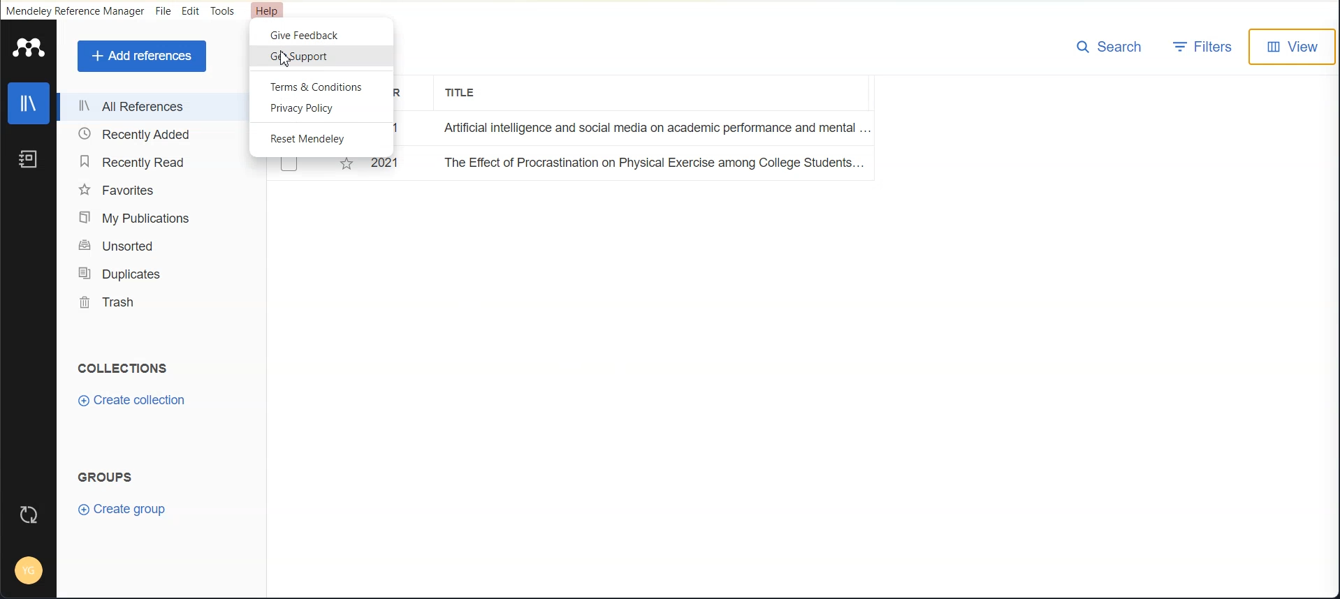 This screenshot has height=599, width=1340. Describe the element at coordinates (155, 107) in the screenshot. I see `All References` at that location.